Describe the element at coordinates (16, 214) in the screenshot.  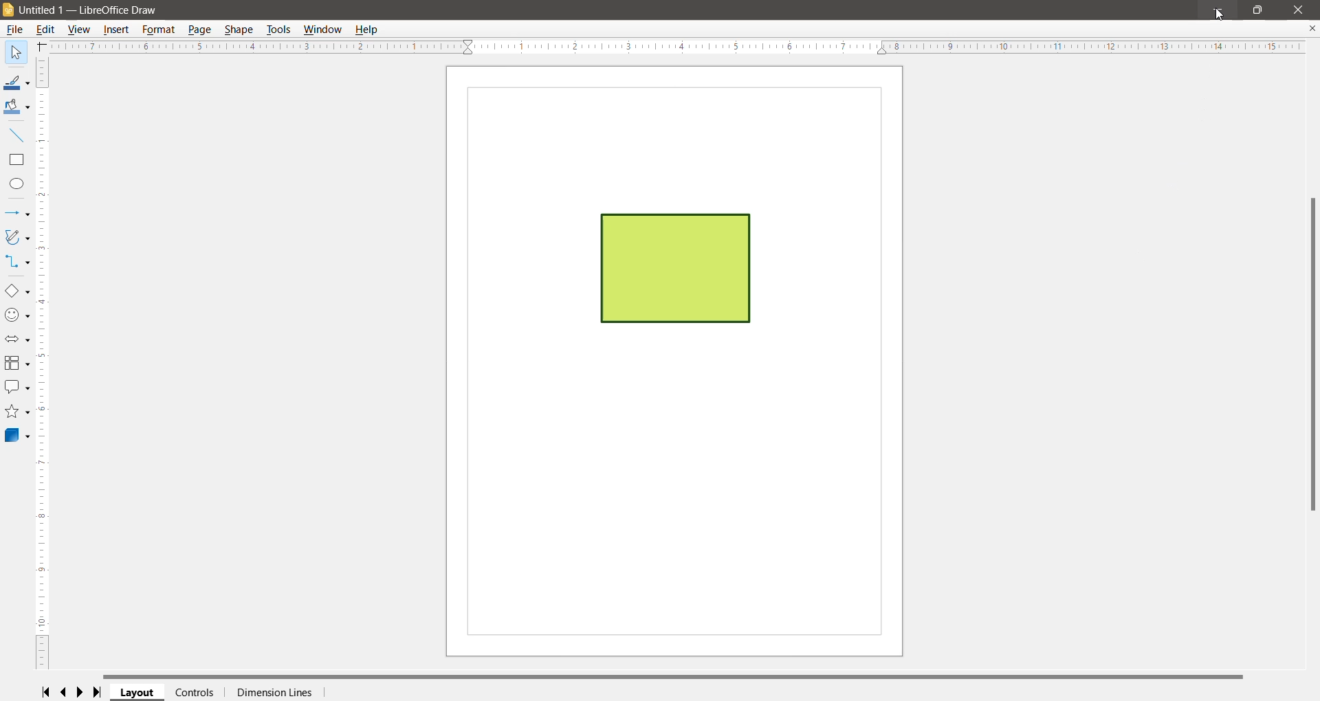
I see `Lines and Arrows` at that location.